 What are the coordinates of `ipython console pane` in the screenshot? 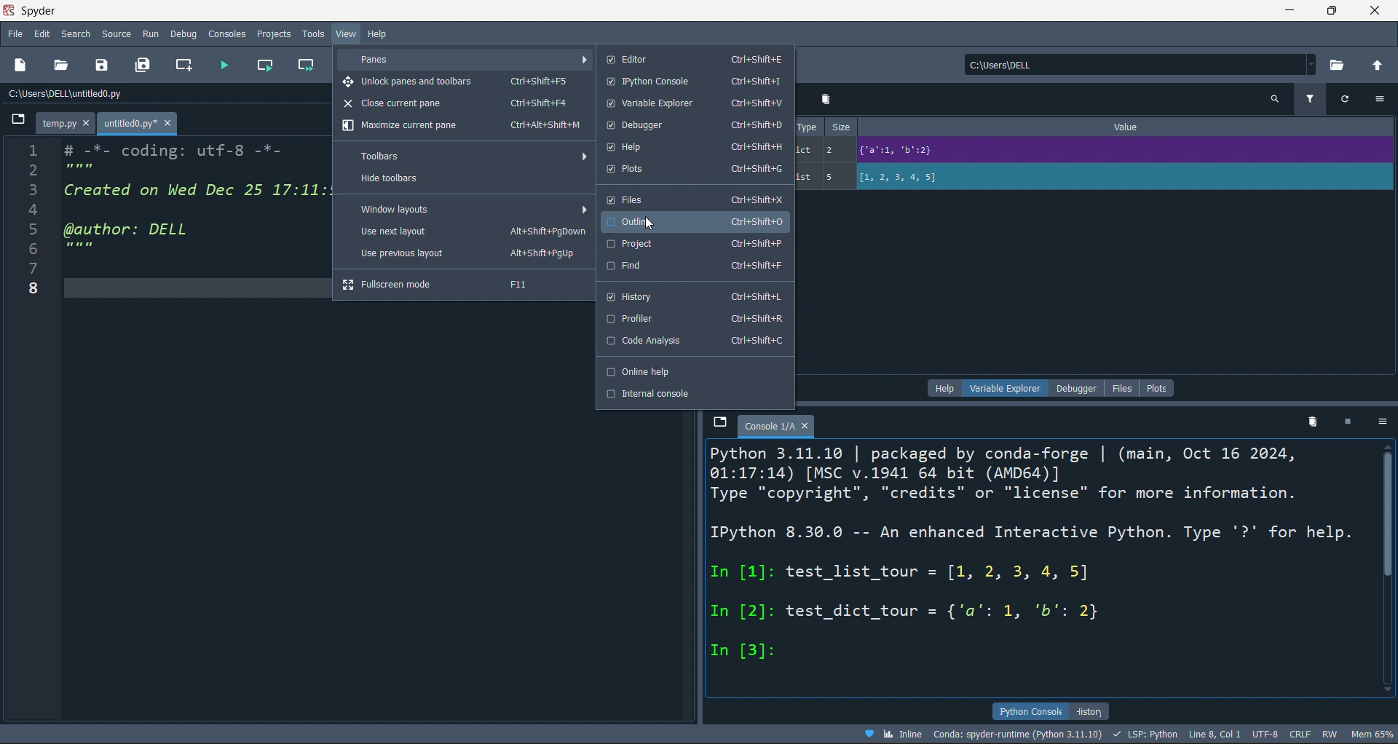 It's located at (1040, 566).